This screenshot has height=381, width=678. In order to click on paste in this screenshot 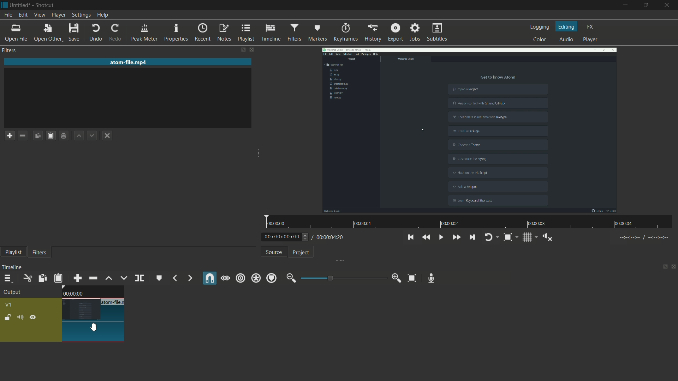, I will do `click(58, 278)`.